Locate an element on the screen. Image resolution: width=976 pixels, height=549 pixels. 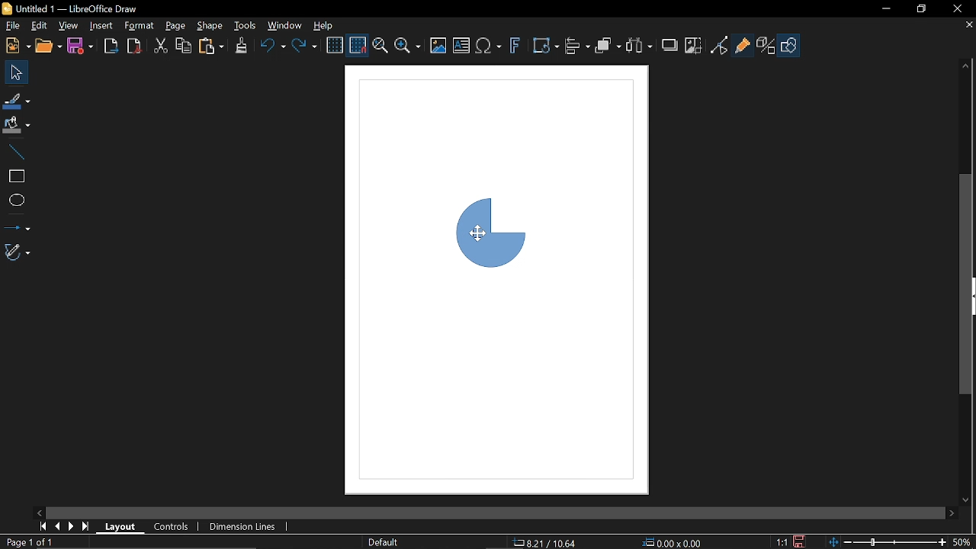
 is located at coordinates (75, 525).